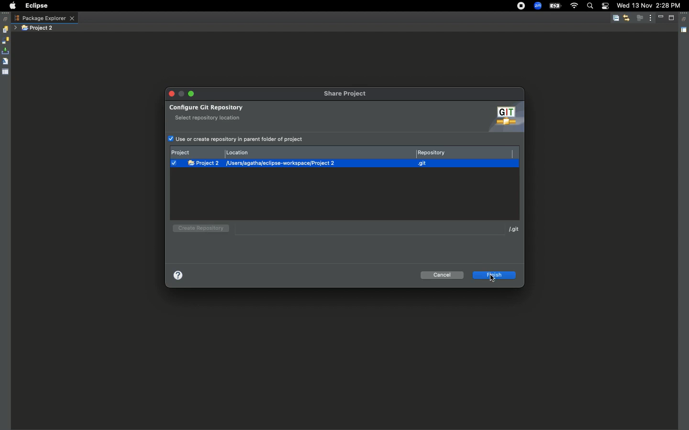 The image size is (689, 430). What do you see at coordinates (6, 51) in the screenshot?
I see `Git staging ` at bounding box center [6, 51].